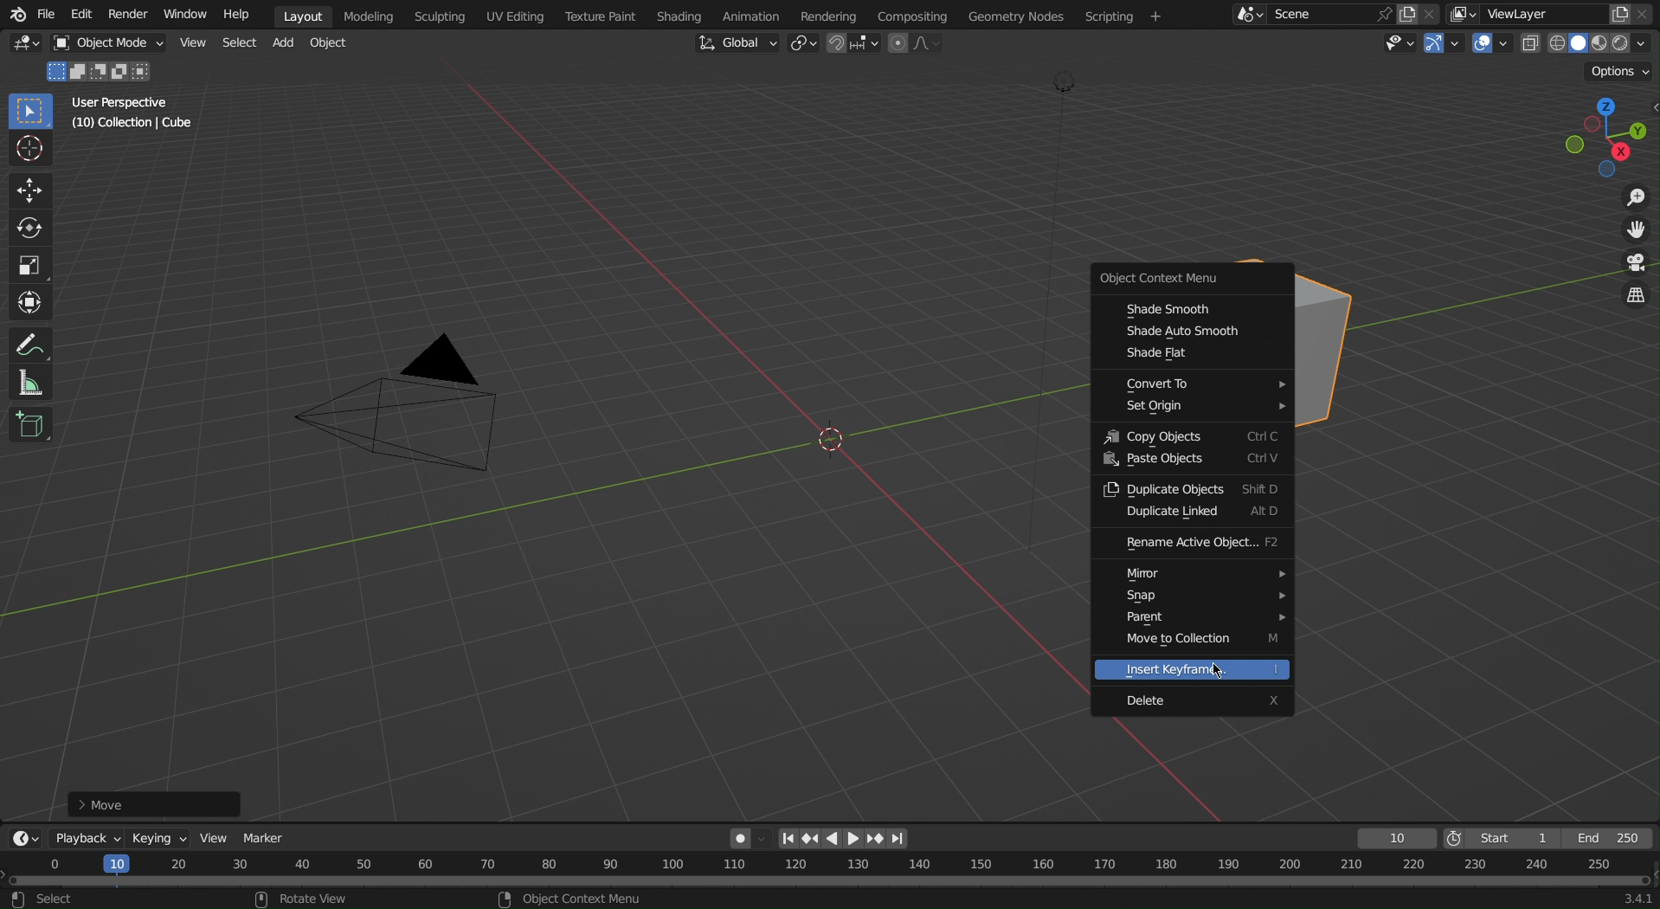 Image resolution: width=1660 pixels, height=909 pixels. What do you see at coordinates (1622, 70) in the screenshot?
I see `Options` at bounding box center [1622, 70].